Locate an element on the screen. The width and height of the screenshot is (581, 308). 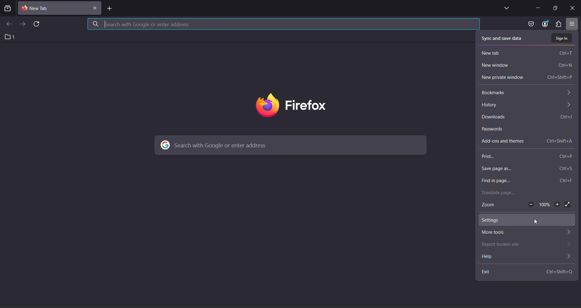
sign in is located at coordinates (562, 38).